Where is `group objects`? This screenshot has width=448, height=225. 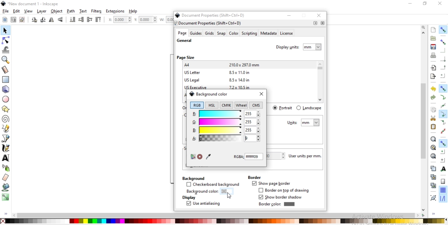
group objects is located at coordinates (433, 198).